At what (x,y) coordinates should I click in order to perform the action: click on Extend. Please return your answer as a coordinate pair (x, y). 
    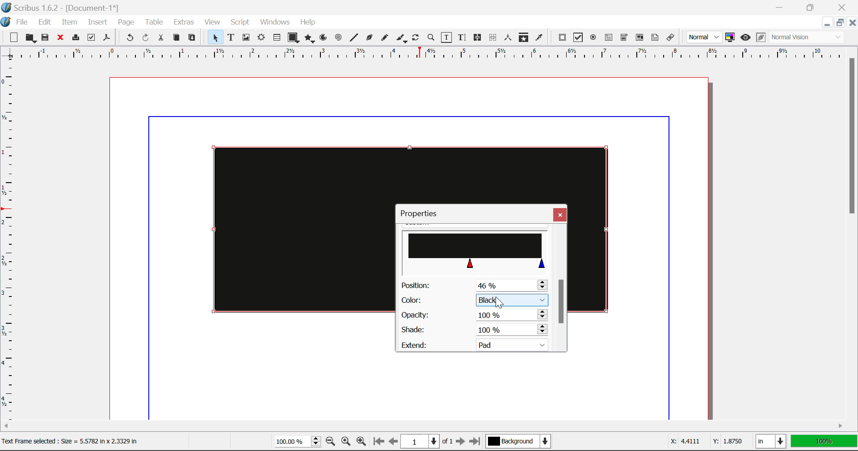
    Looking at the image, I should click on (477, 344).